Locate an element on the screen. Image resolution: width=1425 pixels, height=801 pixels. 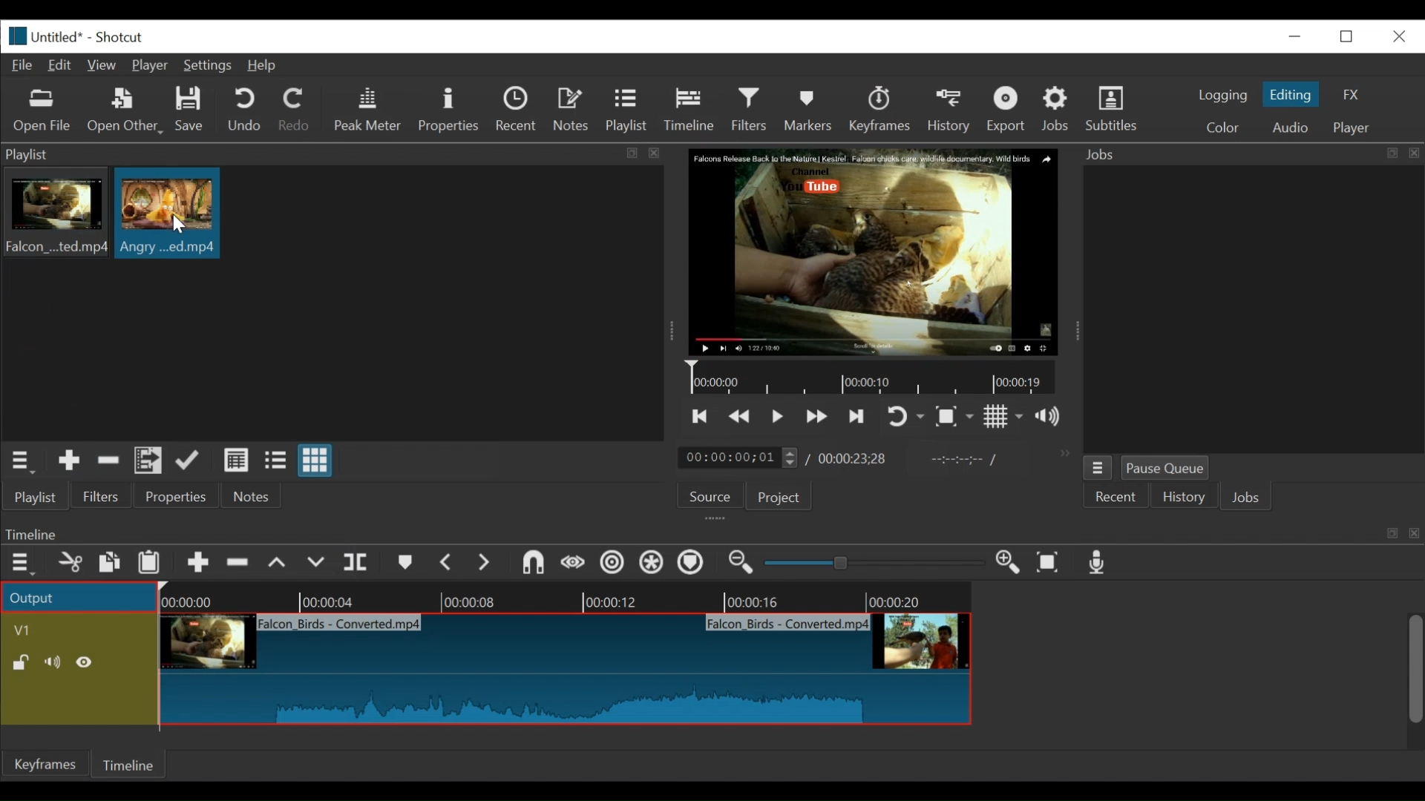
Append is located at coordinates (198, 566).